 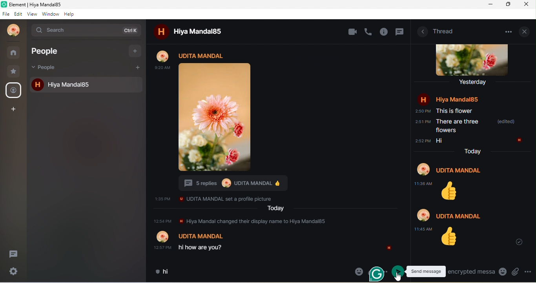 What do you see at coordinates (223, 199) in the screenshot?
I see `UDITA MANDAL set a profile picture` at bounding box center [223, 199].